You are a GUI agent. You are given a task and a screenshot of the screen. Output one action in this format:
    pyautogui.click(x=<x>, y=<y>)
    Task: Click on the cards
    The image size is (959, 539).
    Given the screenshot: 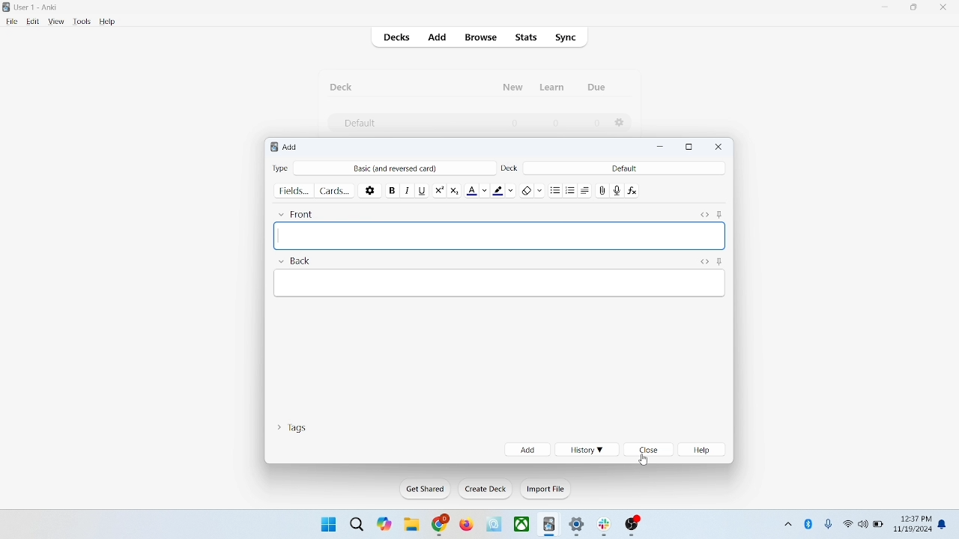 What is the action you would take?
    pyautogui.click(x=335, y=190)
    